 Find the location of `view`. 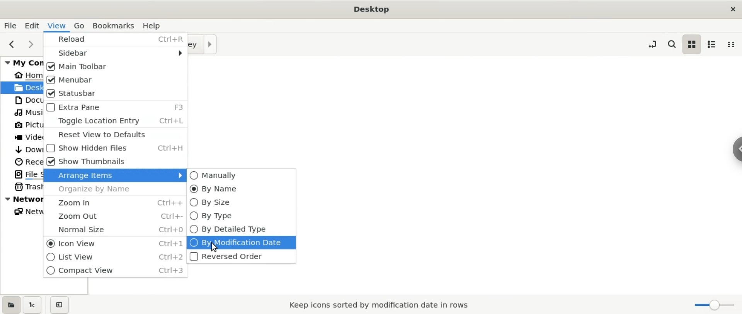

view is located at coordinates (58, 26).